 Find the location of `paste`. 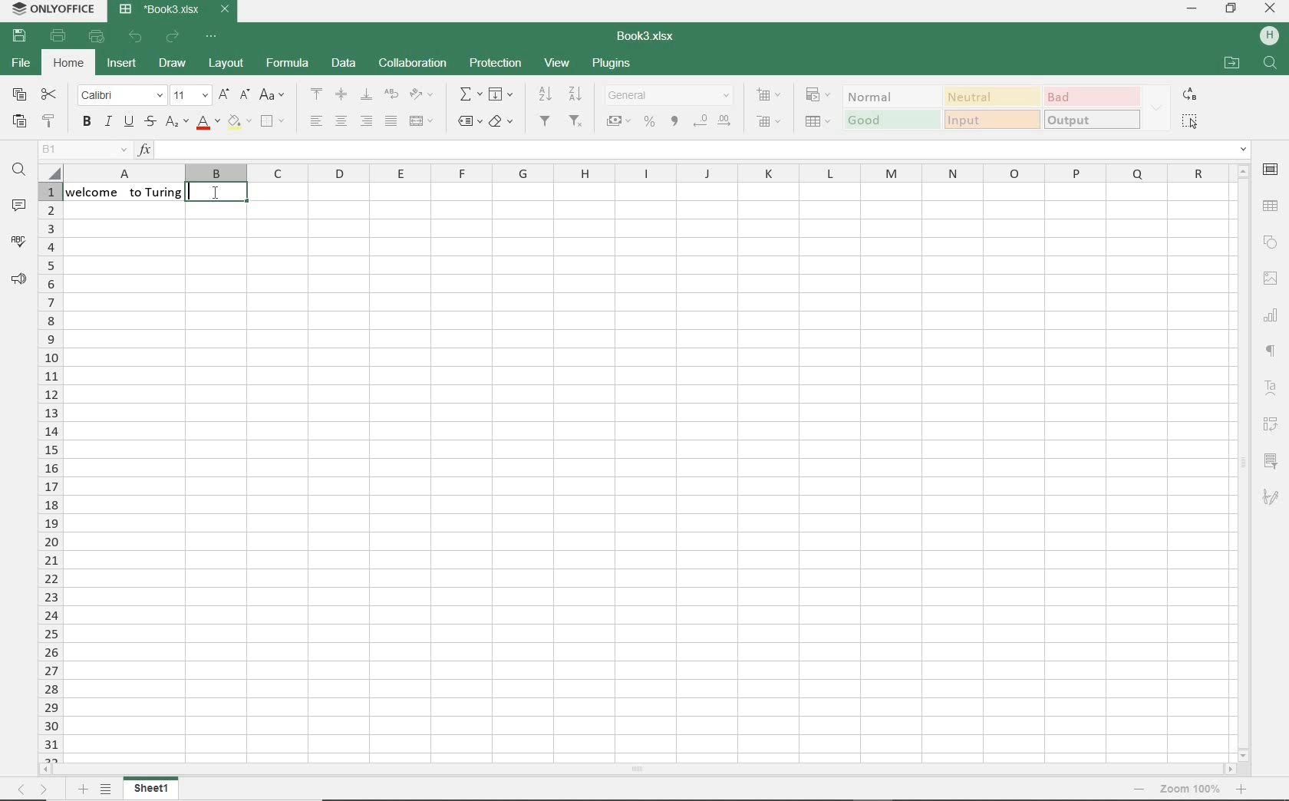

paste is located at coordinates (18, 120).